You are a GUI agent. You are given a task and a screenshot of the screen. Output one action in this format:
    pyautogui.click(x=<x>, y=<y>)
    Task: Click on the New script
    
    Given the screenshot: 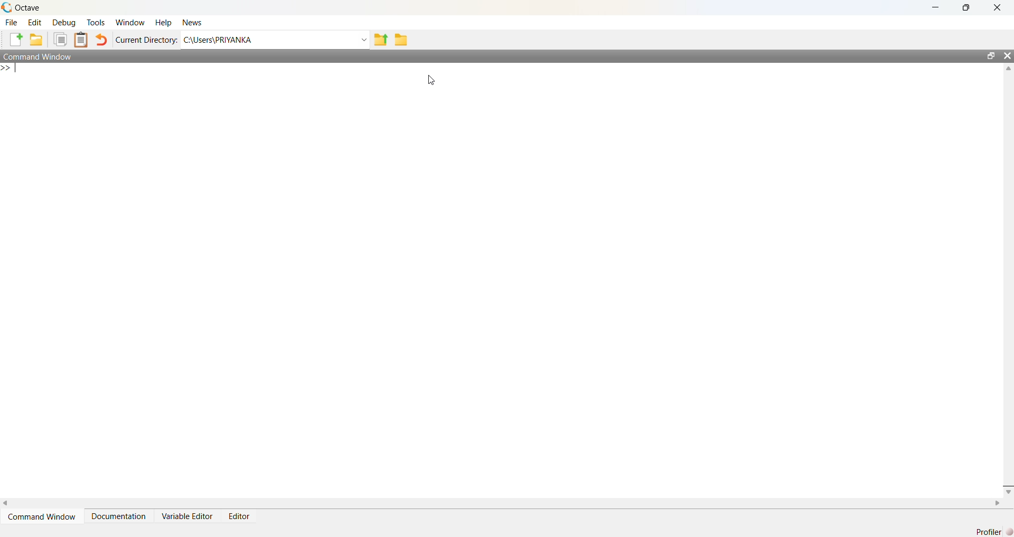 What is the action you would take?
    pyautogui.click(x=16, y=39)
    